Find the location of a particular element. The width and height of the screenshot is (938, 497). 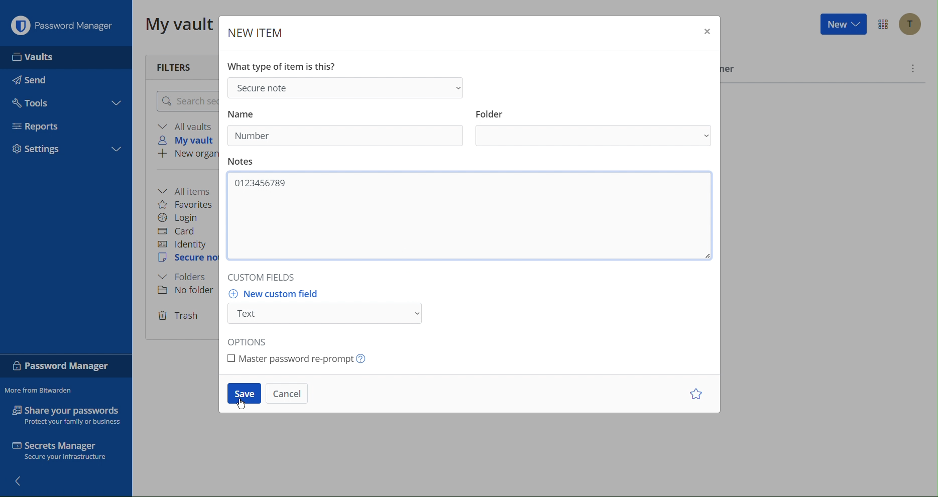

New is located at coordinates (842, 26).